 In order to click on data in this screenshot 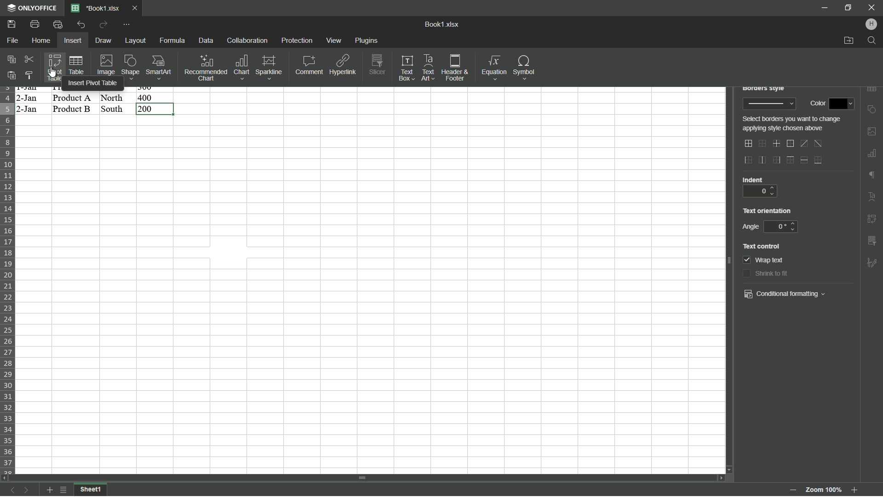, I will do `click(96, 105)`.